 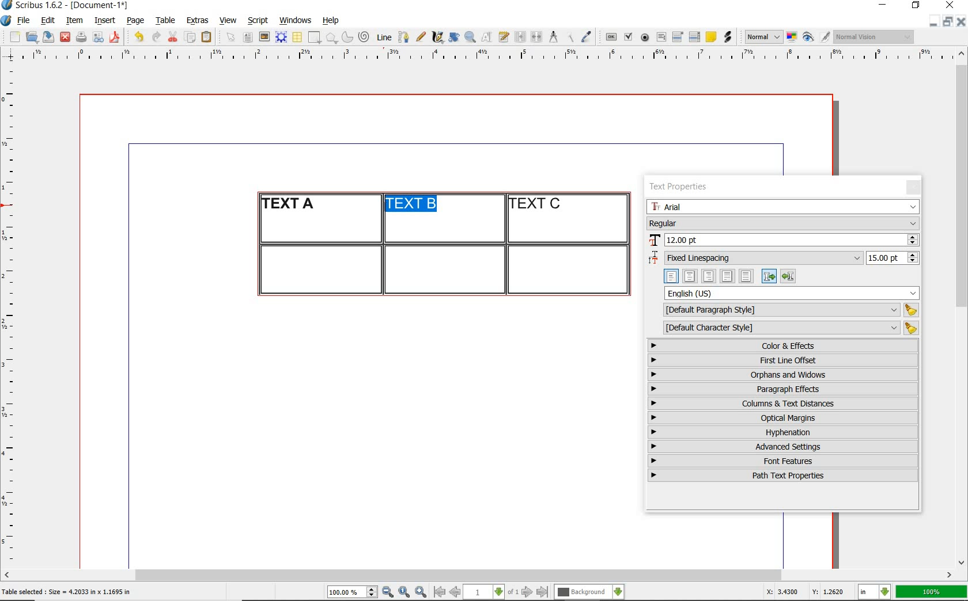 I want to click on save, so click(x=47, y=37).